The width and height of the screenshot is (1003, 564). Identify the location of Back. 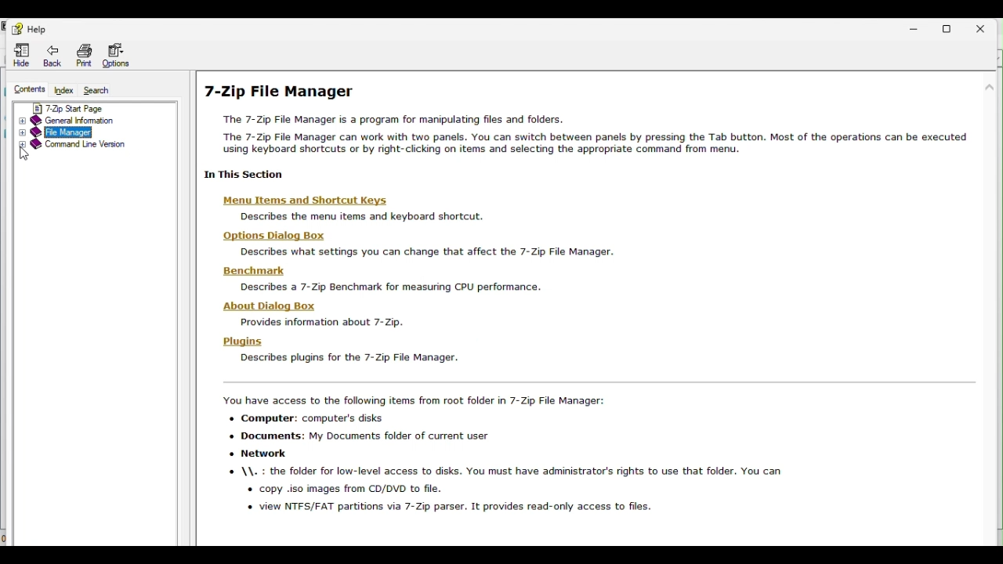
(53, 52).